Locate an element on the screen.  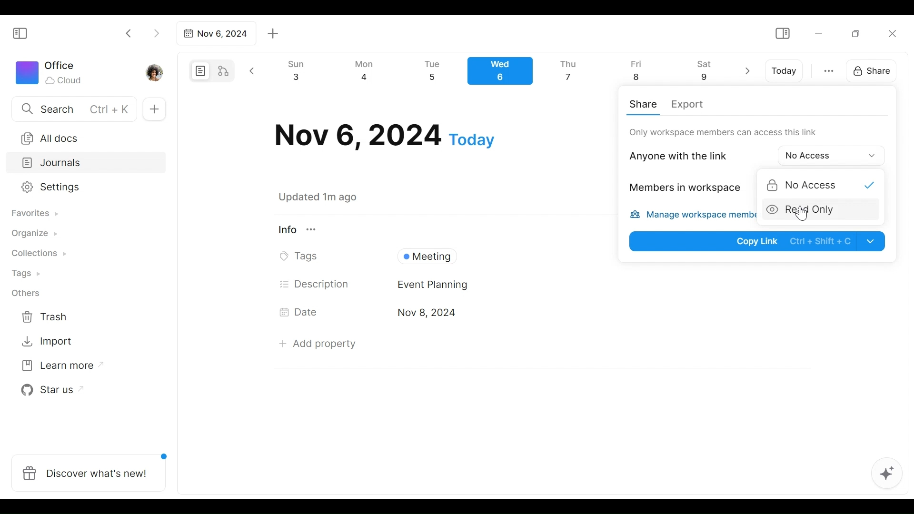
Saved is located at coordinates (329, 197).